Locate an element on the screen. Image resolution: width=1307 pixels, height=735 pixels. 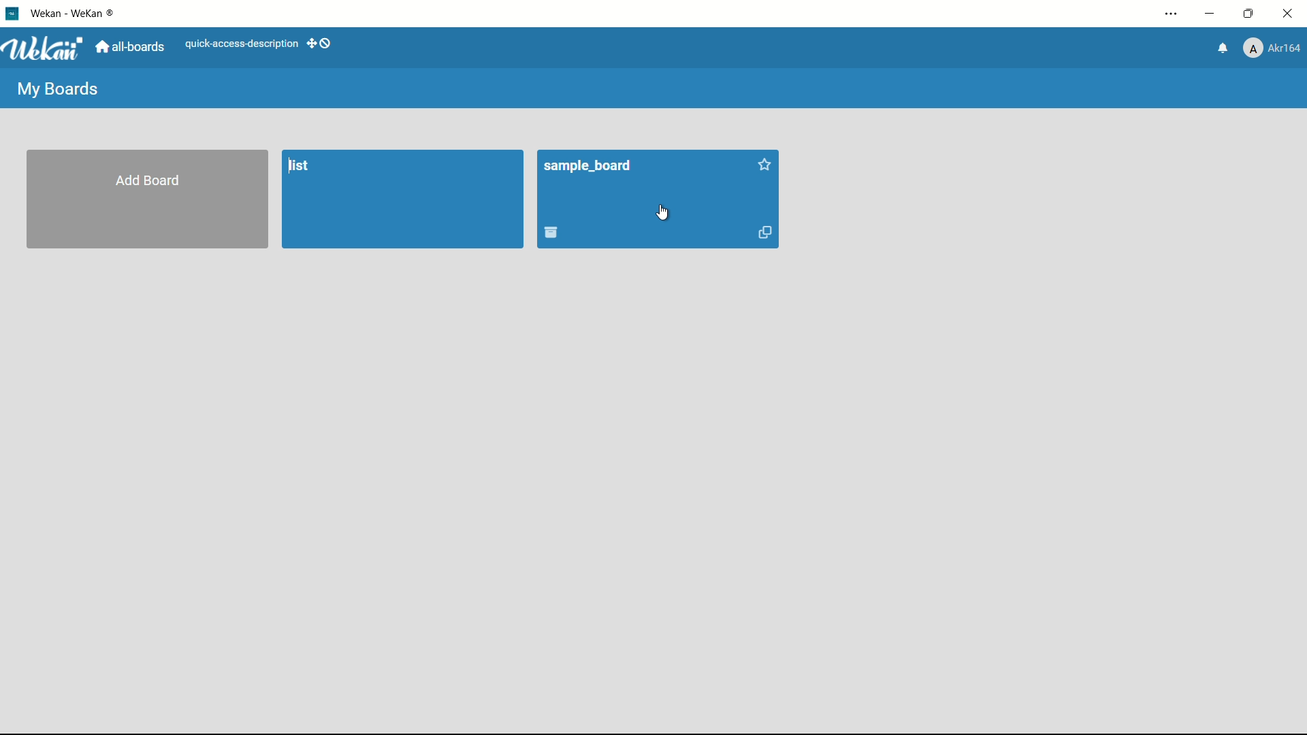
minimize is located at coordinates (1214, 14).